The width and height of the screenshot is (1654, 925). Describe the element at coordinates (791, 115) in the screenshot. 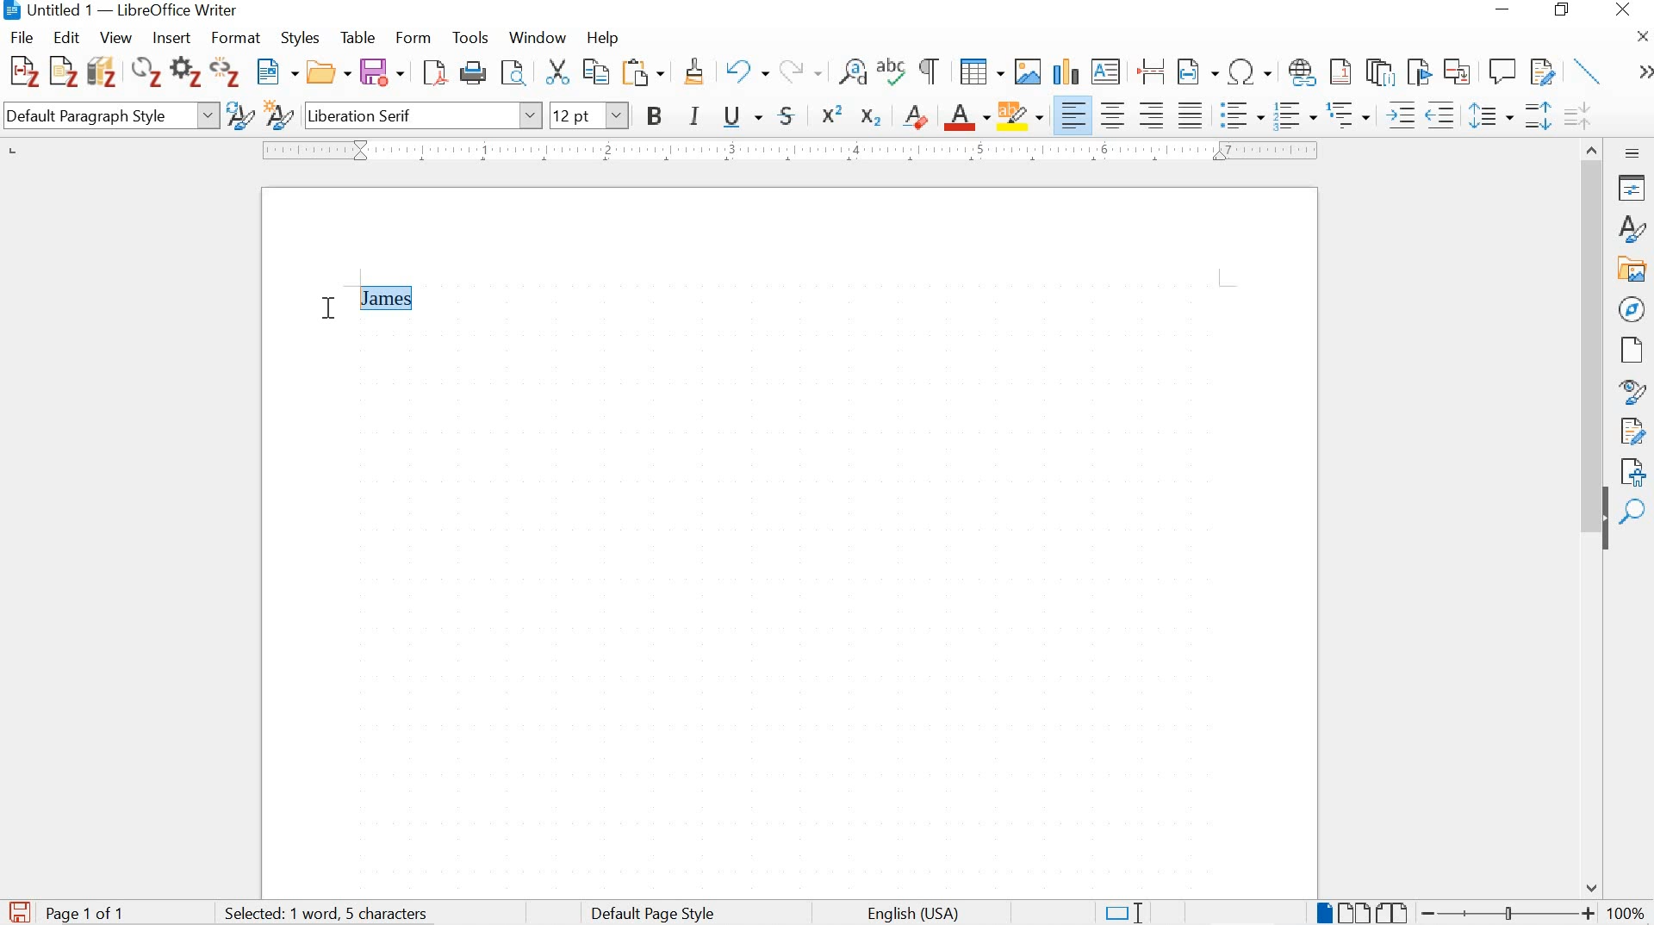

I see `strikethrough` at that location.